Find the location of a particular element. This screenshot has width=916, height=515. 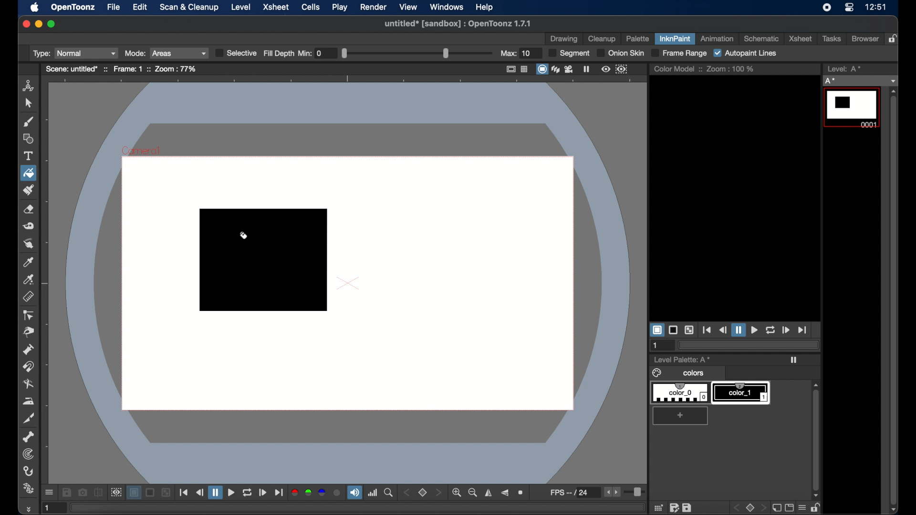

autopaint lines is located at coordinates (745, 53).